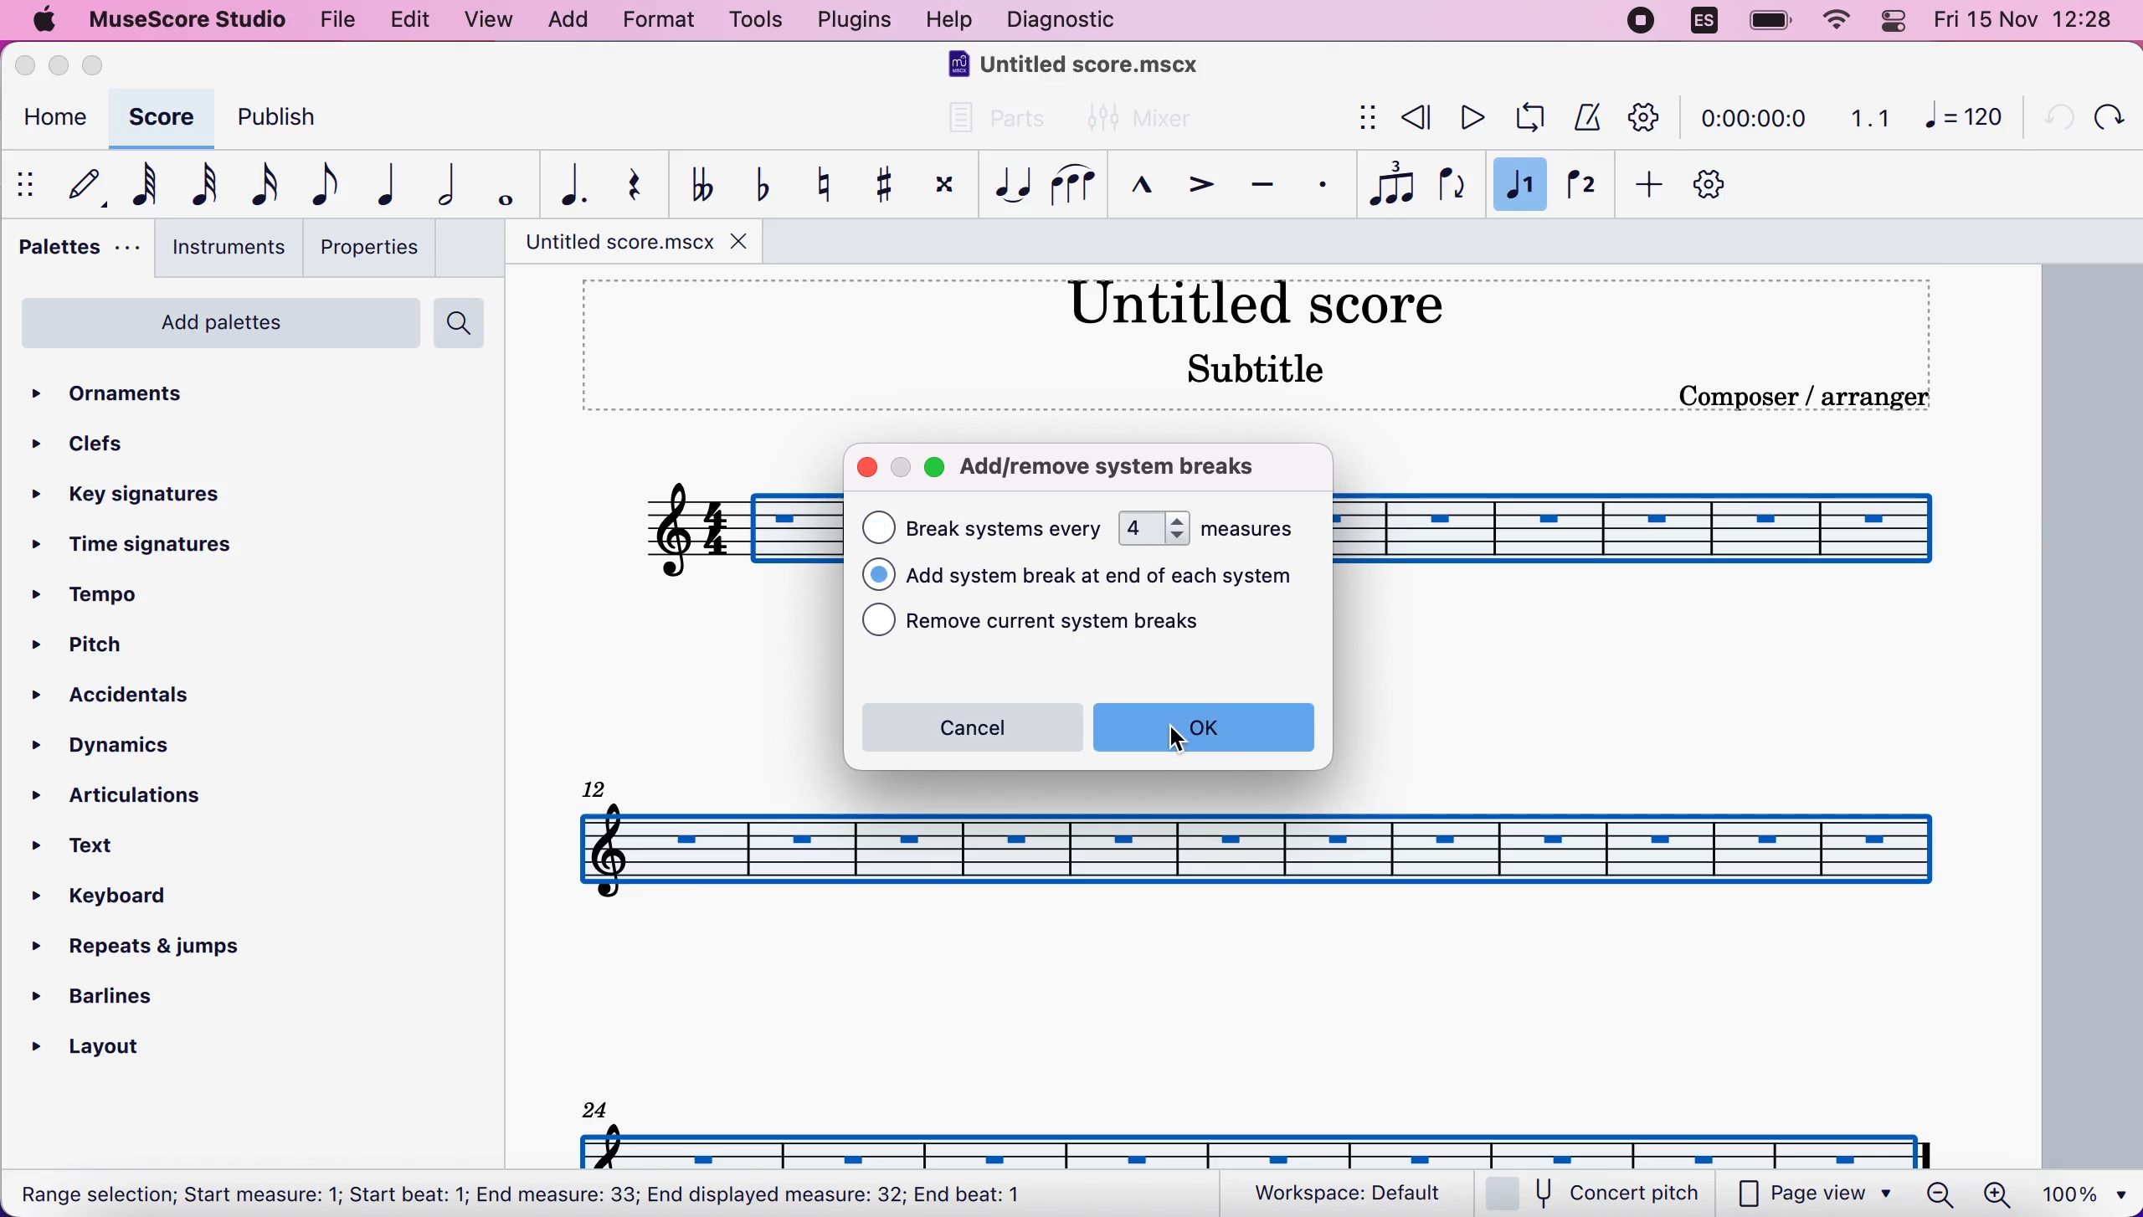  Describe the element at coordinates (595, 1107) in the screenshot. I see `24` at that location.